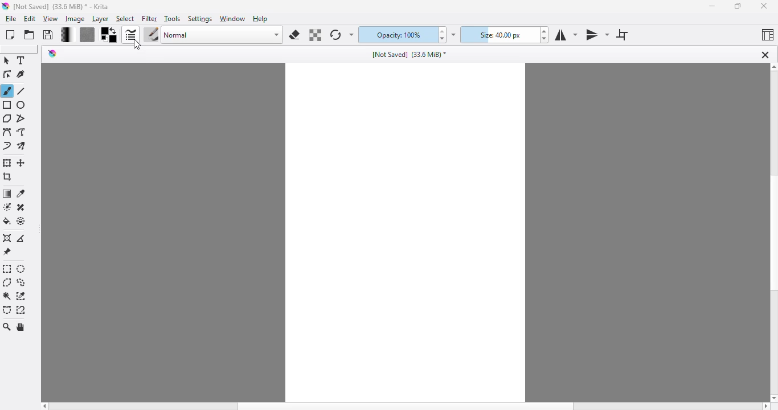  Describe the element at coordinates (173, 19) in the screenshot. I see `tools` at that location.